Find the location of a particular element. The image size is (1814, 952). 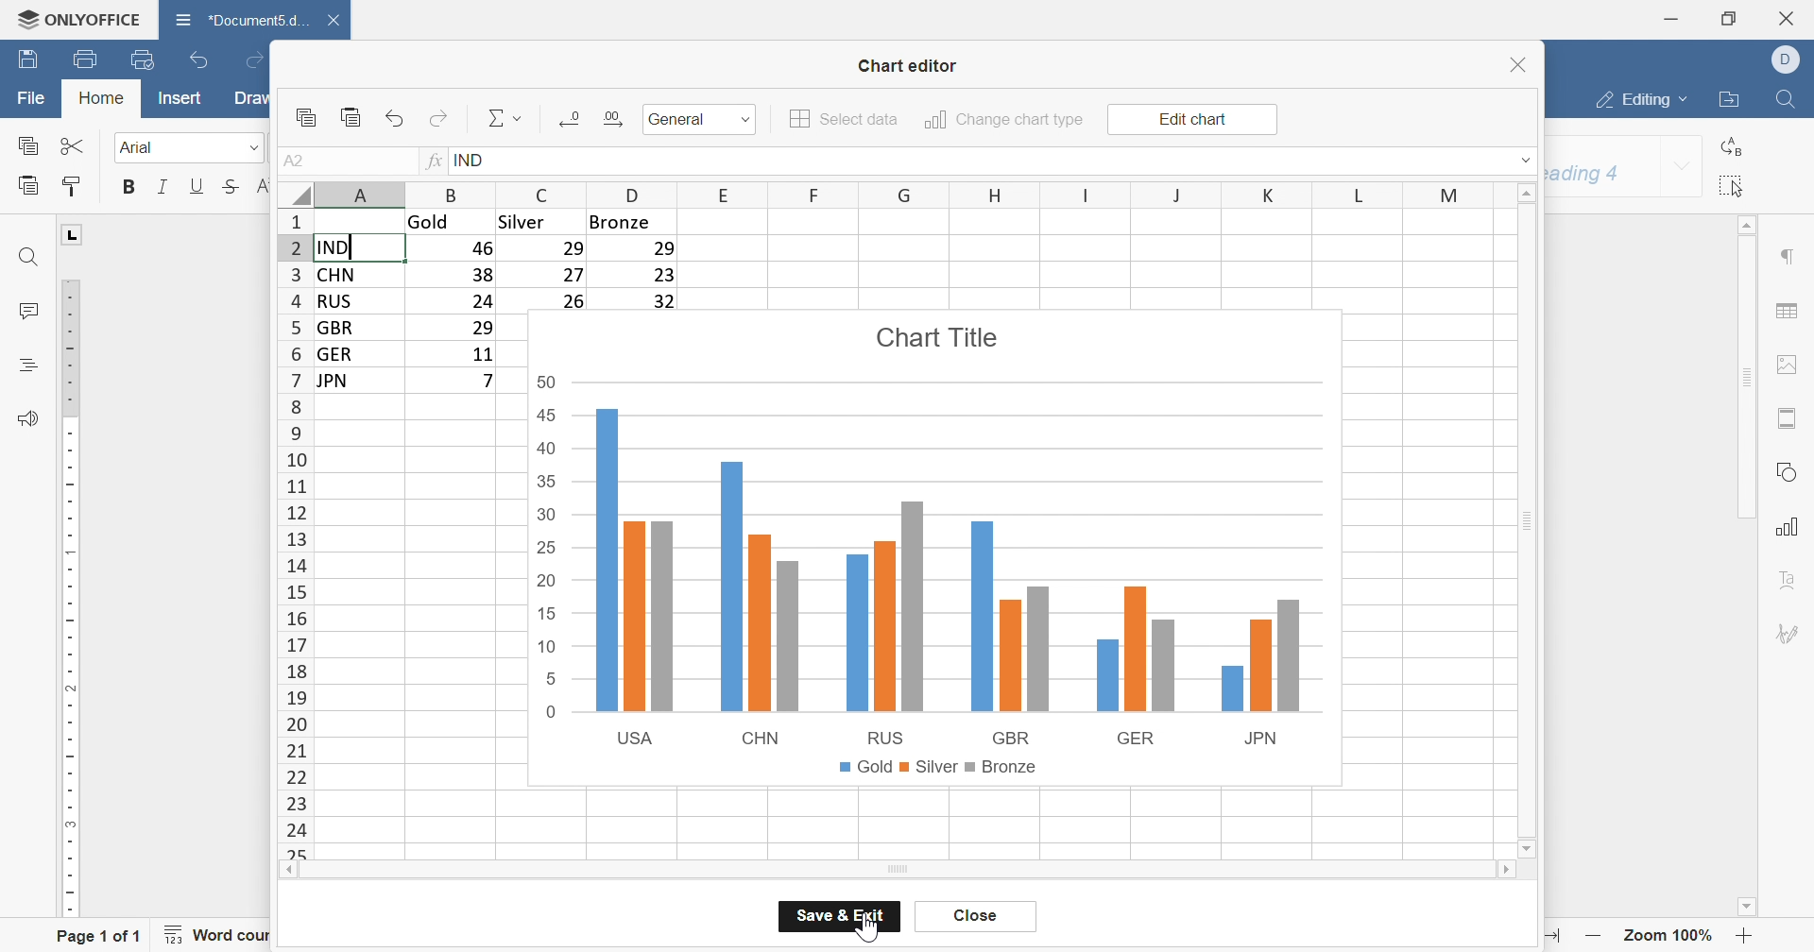

chart settings is located at coordinates (1789, 527).